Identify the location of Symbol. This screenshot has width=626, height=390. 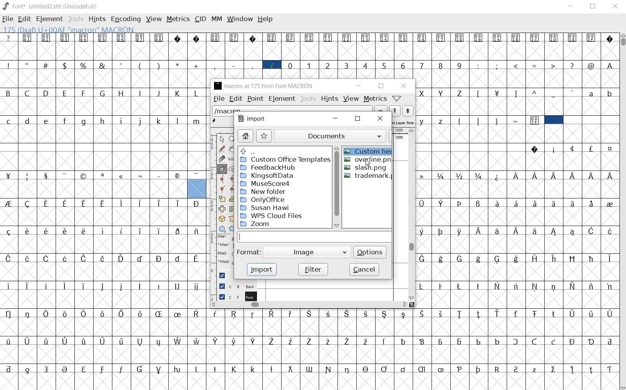
(47, 341).